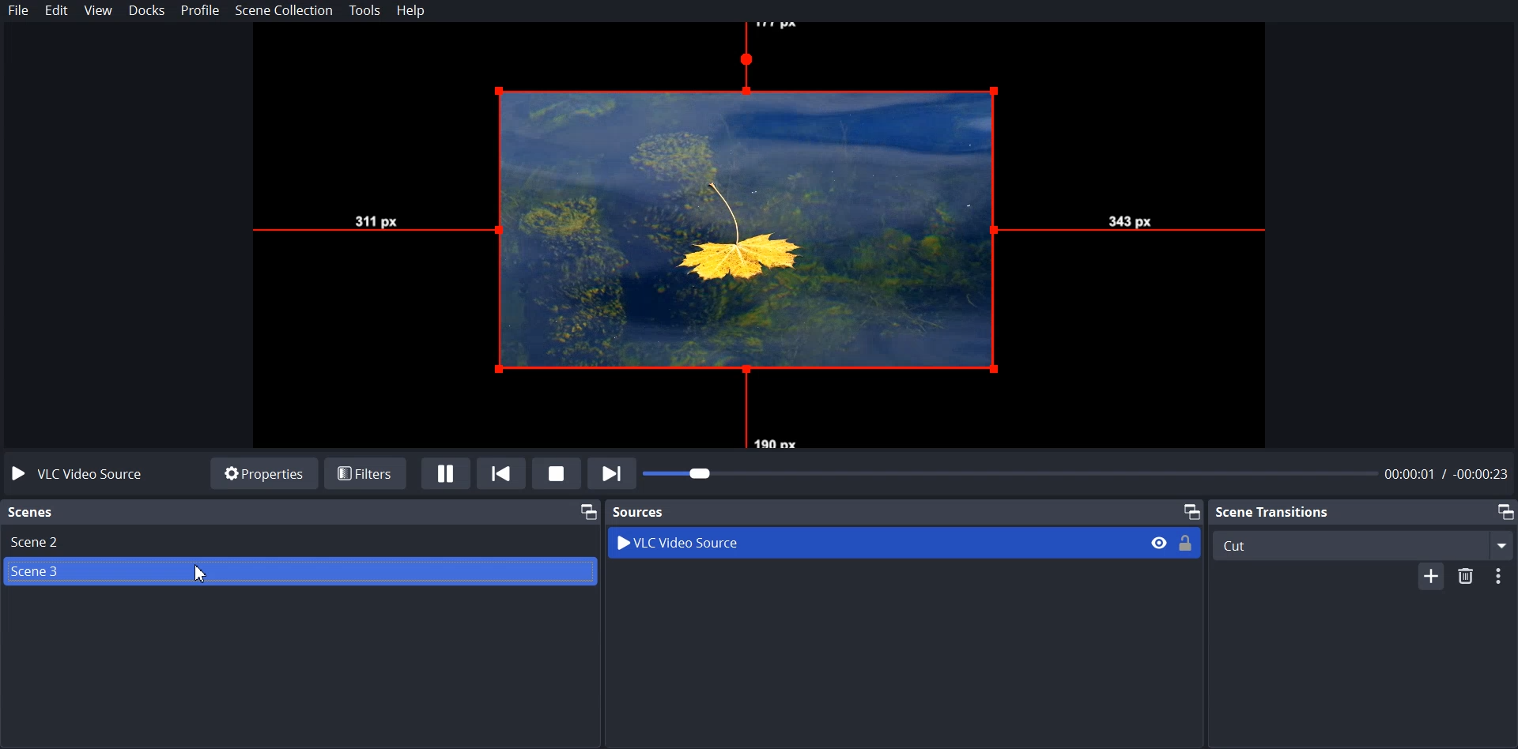 This screenshot has width=1518, height=749. What do you see at coordinates (366, 471) in the screenshot?
I see `Filters` at bounding box center [366, 471].